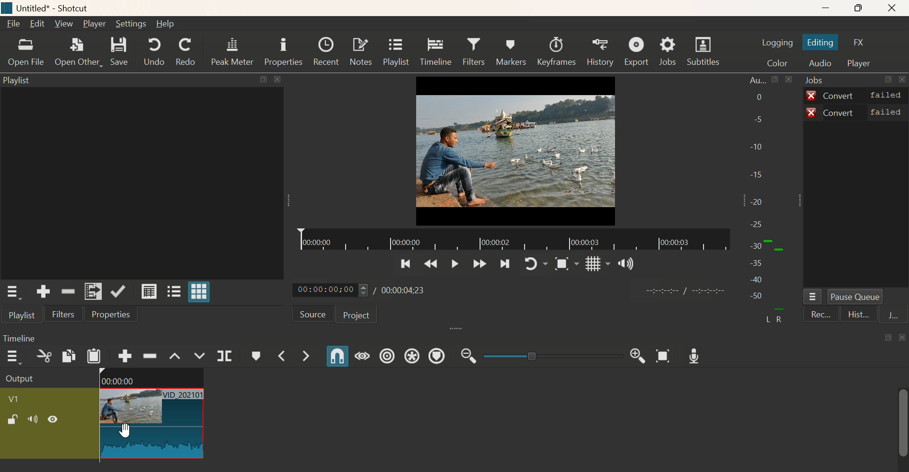 This screenshot has width=909, height=472. Describe the element at coordinates (79, 53) in the screenshot. I see `Open Other` at that location.